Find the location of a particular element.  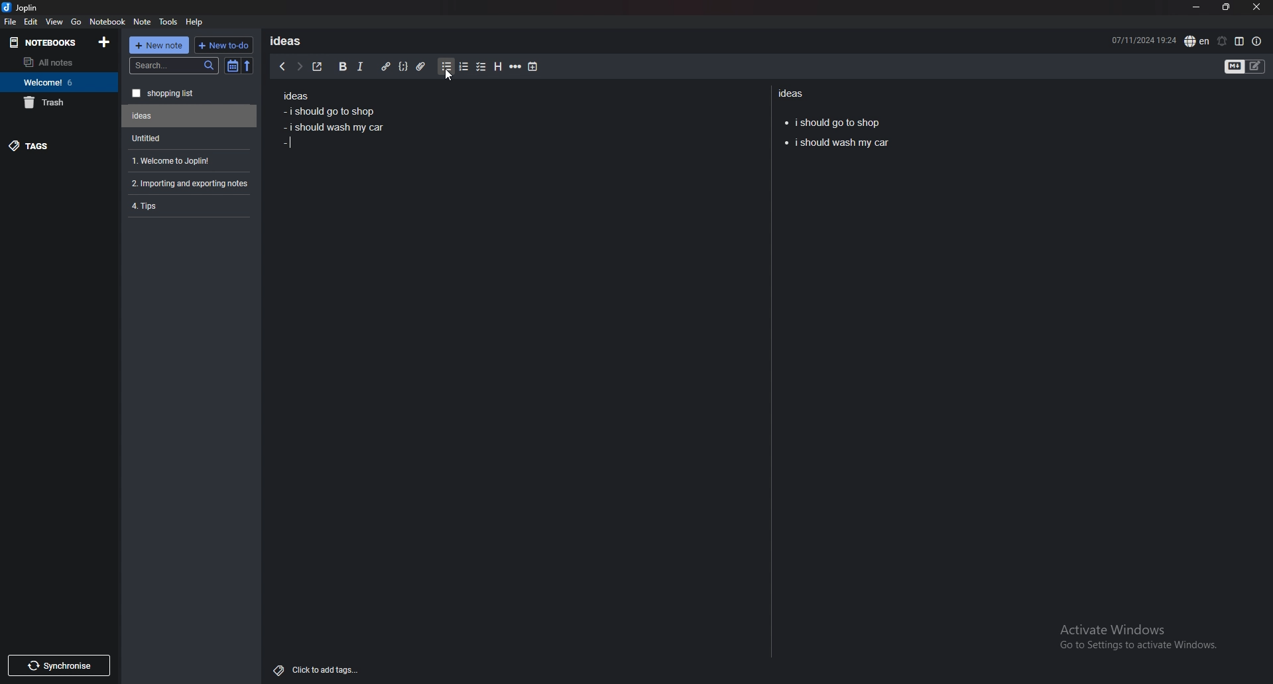

bold is located at coordinates (341, 67).